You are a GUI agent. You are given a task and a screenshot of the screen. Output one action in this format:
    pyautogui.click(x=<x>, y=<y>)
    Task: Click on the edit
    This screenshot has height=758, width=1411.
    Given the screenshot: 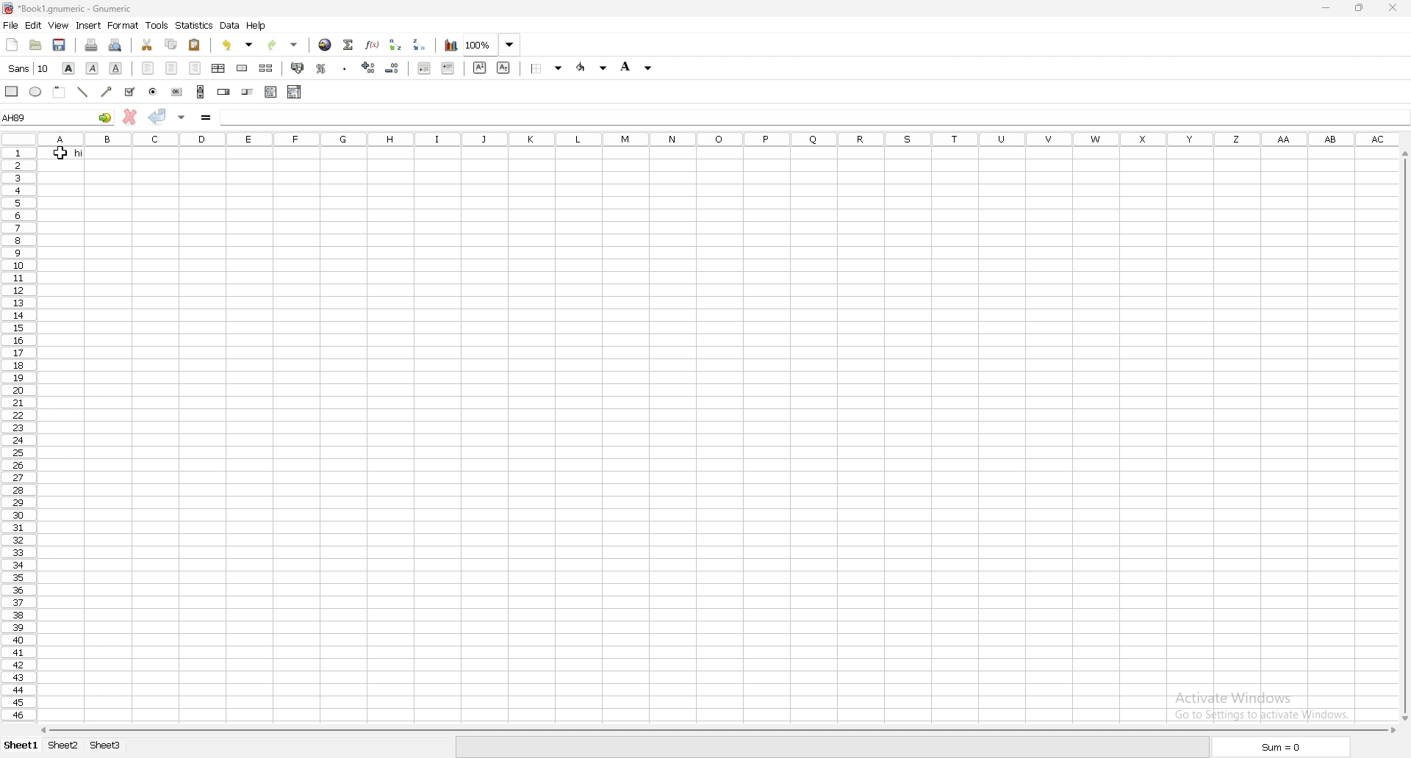 What is the action you would take?
    pyautogui.click(x=33, y=25)
    